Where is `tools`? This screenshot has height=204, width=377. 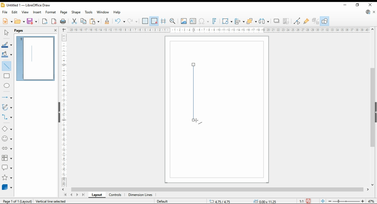 tools is located at coordinates (89, 12).